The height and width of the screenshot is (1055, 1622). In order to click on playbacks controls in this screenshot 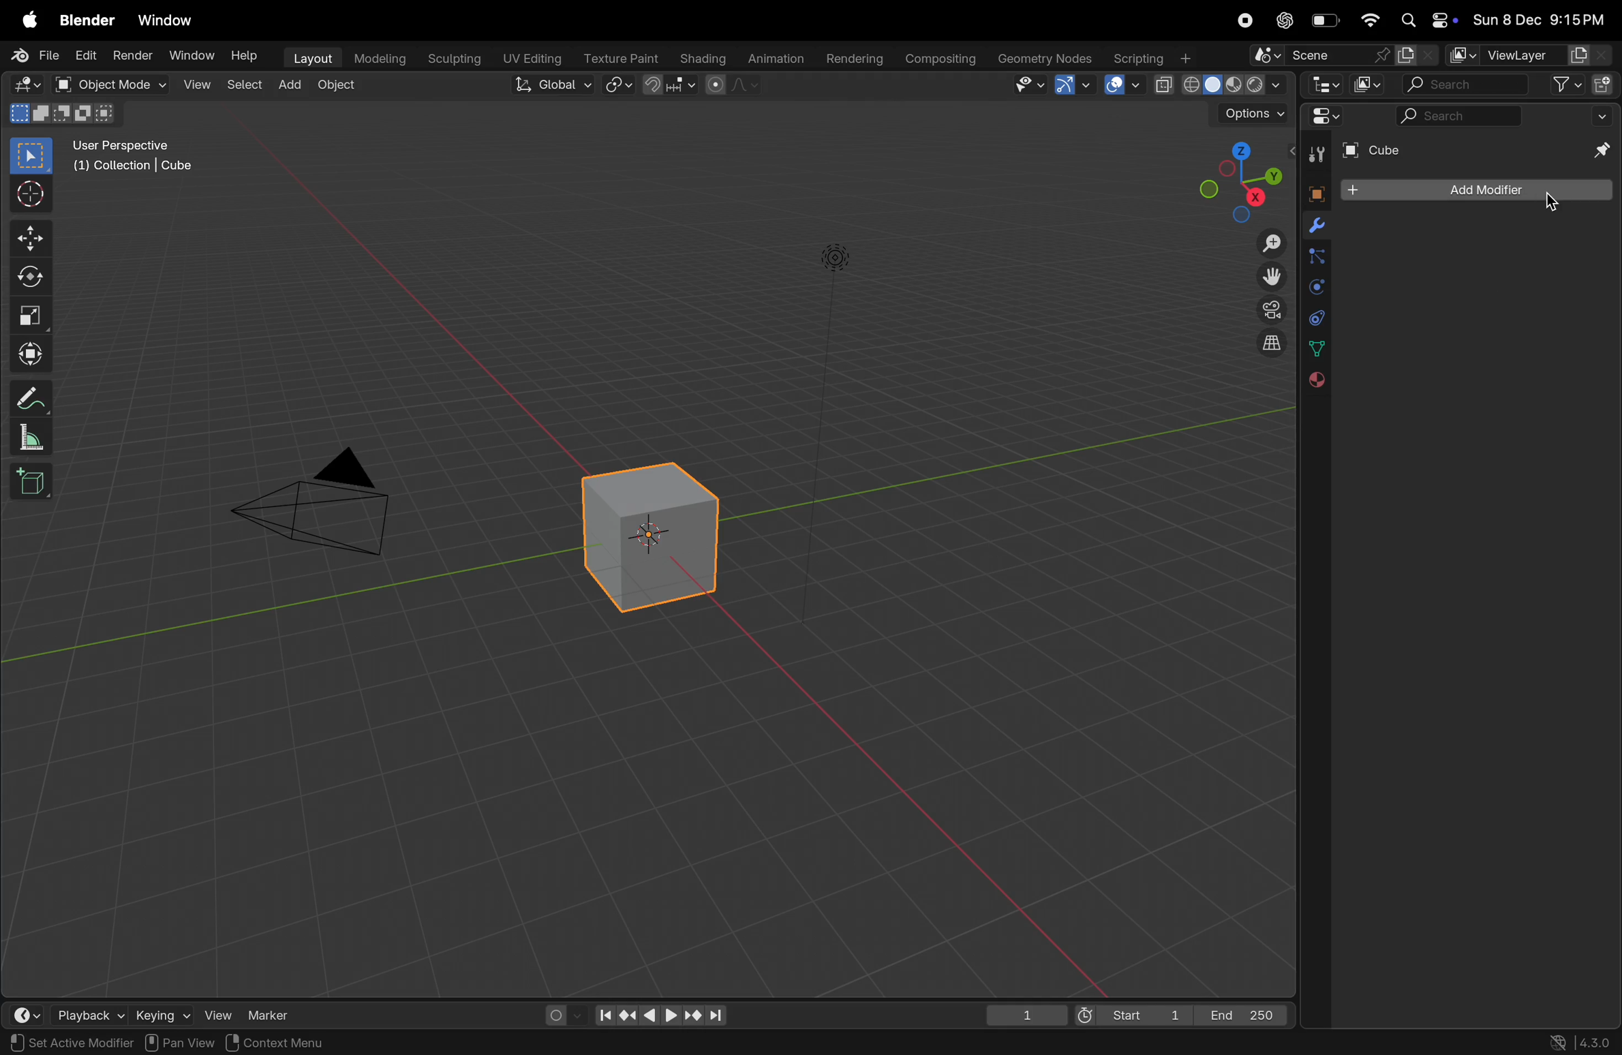, I will do `click(660, 1016)`.